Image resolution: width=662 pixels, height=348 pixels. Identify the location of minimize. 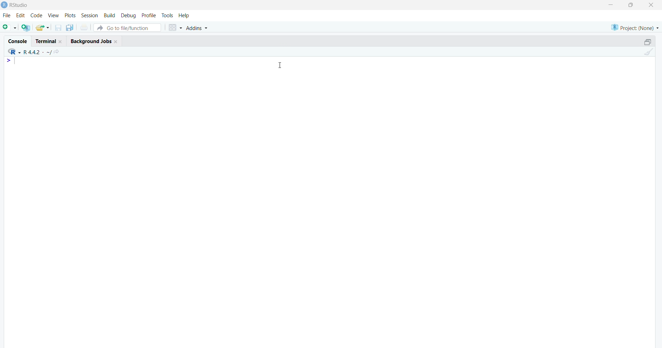
(613, 5).